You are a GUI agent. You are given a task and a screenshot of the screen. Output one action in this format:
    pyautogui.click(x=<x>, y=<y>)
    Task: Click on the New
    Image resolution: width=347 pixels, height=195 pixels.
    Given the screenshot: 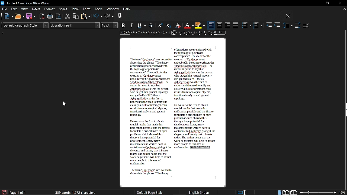 What is the action you would take?
    pyautogui.click(x=9, y=17)
    